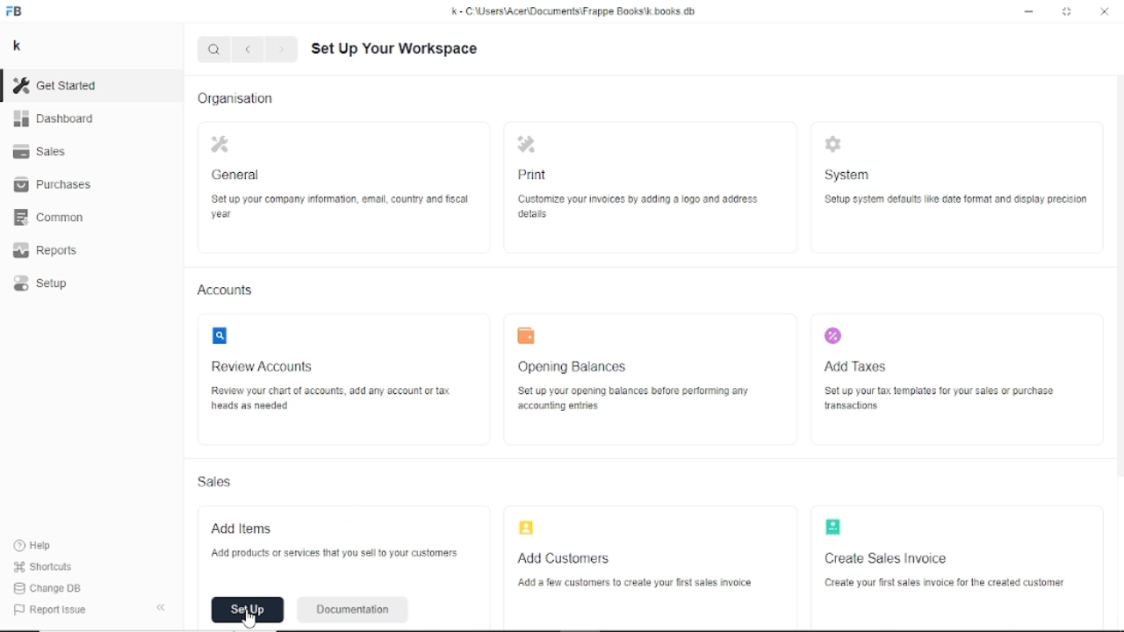 This screenshot has height=632, width=1124. What do you see at coordinates (638, 381) in the screenshot?
I see `Opening Balances     Set up your opening balances performing any accounting entries.` at bounding box center [638, 381].